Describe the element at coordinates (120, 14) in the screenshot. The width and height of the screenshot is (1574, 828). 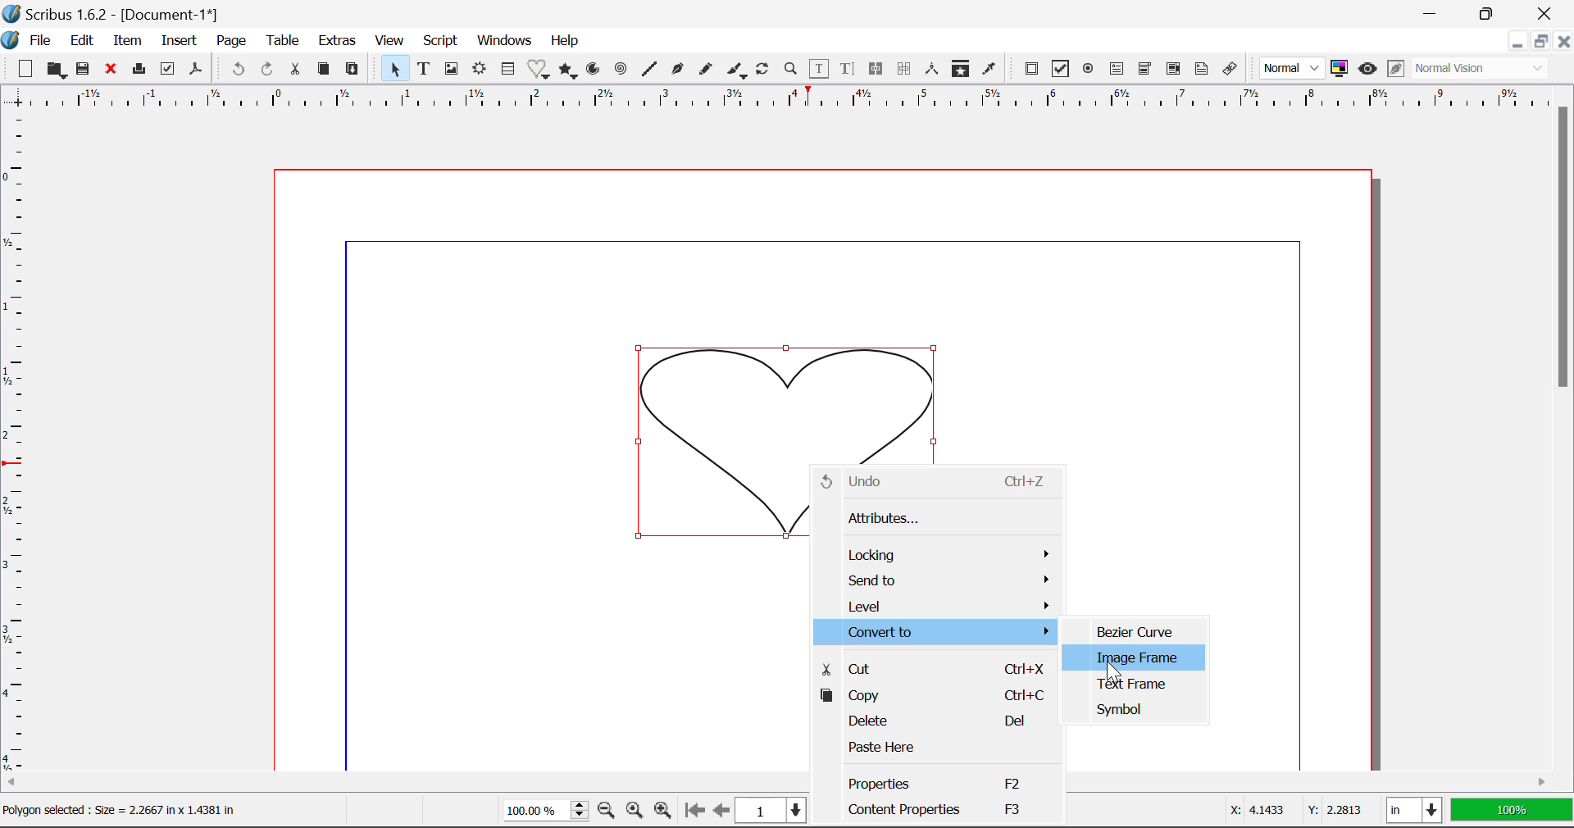
I see `Scribus 1.6.2 - [Document-1*]` at that location.